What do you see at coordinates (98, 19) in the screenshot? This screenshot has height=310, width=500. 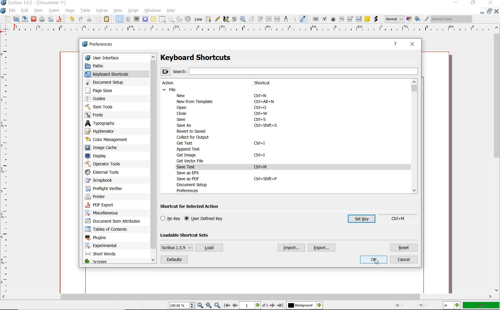 I see `copy` at bounding box center [98, 19].